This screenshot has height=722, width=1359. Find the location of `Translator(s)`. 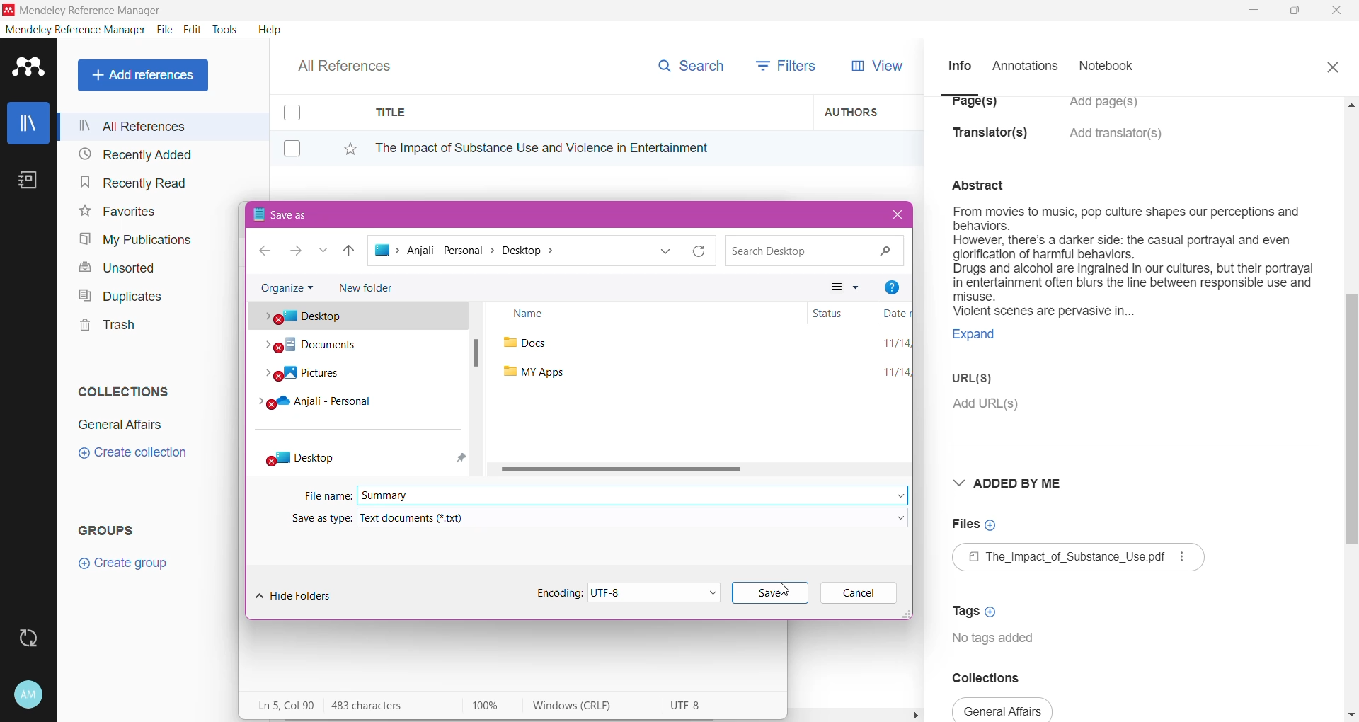

Translator(s) is located at coordinates (994, 139).